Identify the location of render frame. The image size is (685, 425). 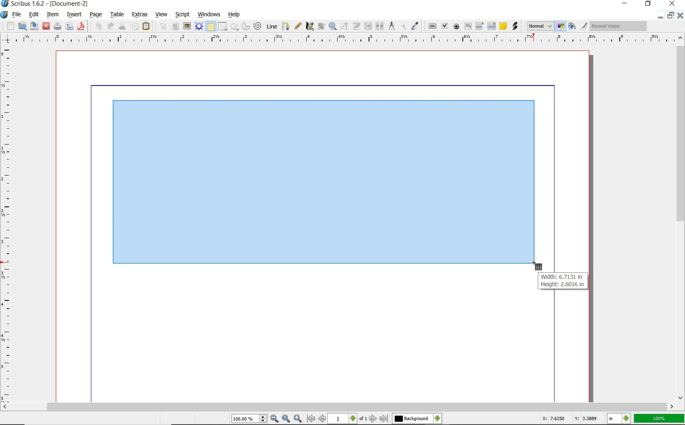
(199, 27).